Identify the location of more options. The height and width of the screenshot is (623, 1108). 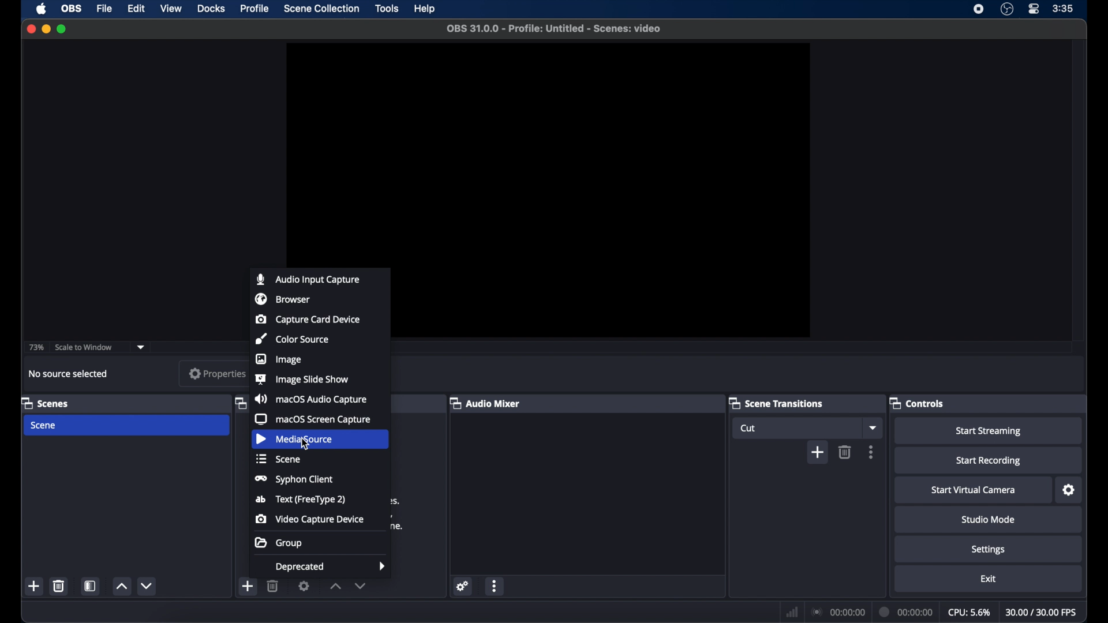
(871, 451).